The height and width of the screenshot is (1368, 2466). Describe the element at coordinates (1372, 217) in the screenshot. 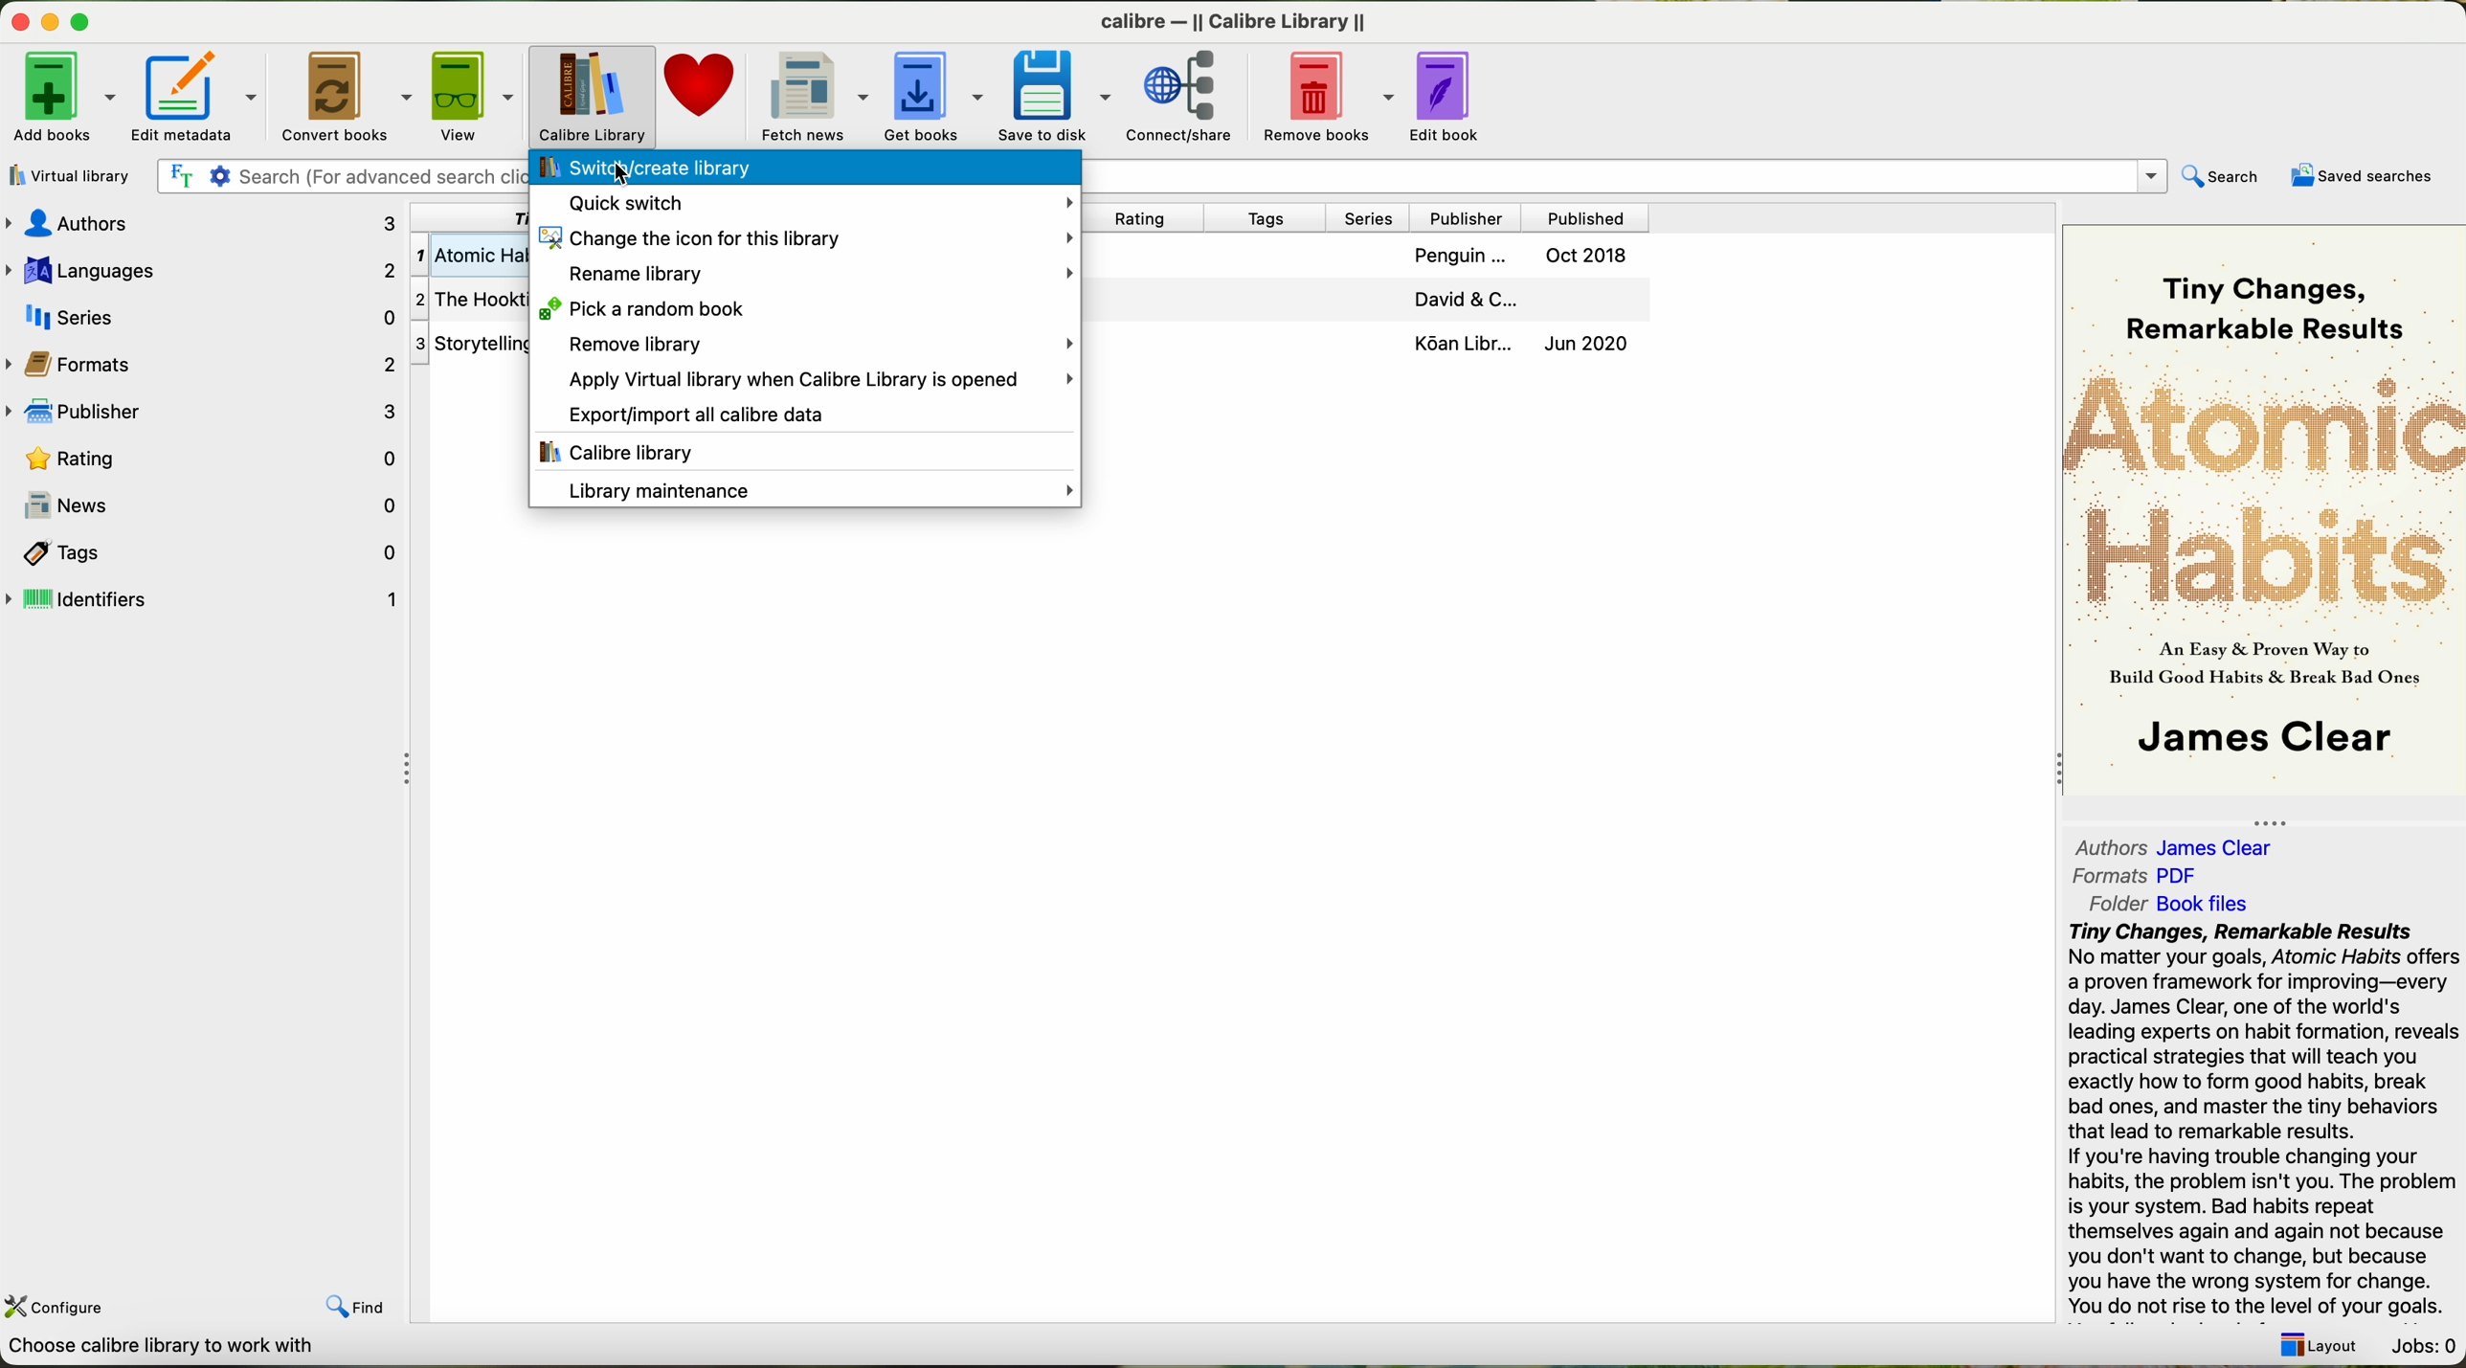

I see `series` at that location.